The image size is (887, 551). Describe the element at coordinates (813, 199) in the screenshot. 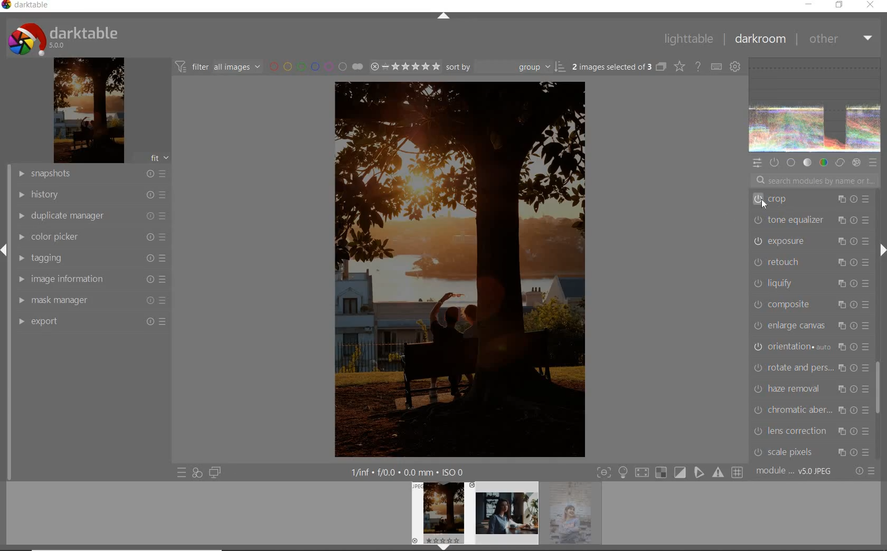

I see `crop` at that location.